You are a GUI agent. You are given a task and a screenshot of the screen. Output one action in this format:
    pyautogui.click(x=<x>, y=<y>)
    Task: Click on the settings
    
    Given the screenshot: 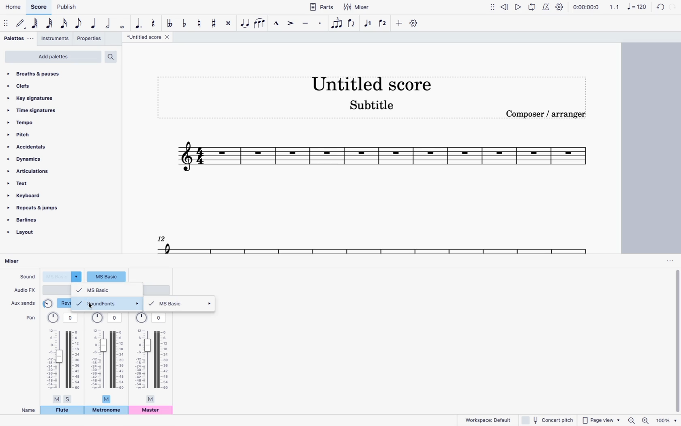 What is the action you would take?
    pyautogui.click(x=560, y=7)
    